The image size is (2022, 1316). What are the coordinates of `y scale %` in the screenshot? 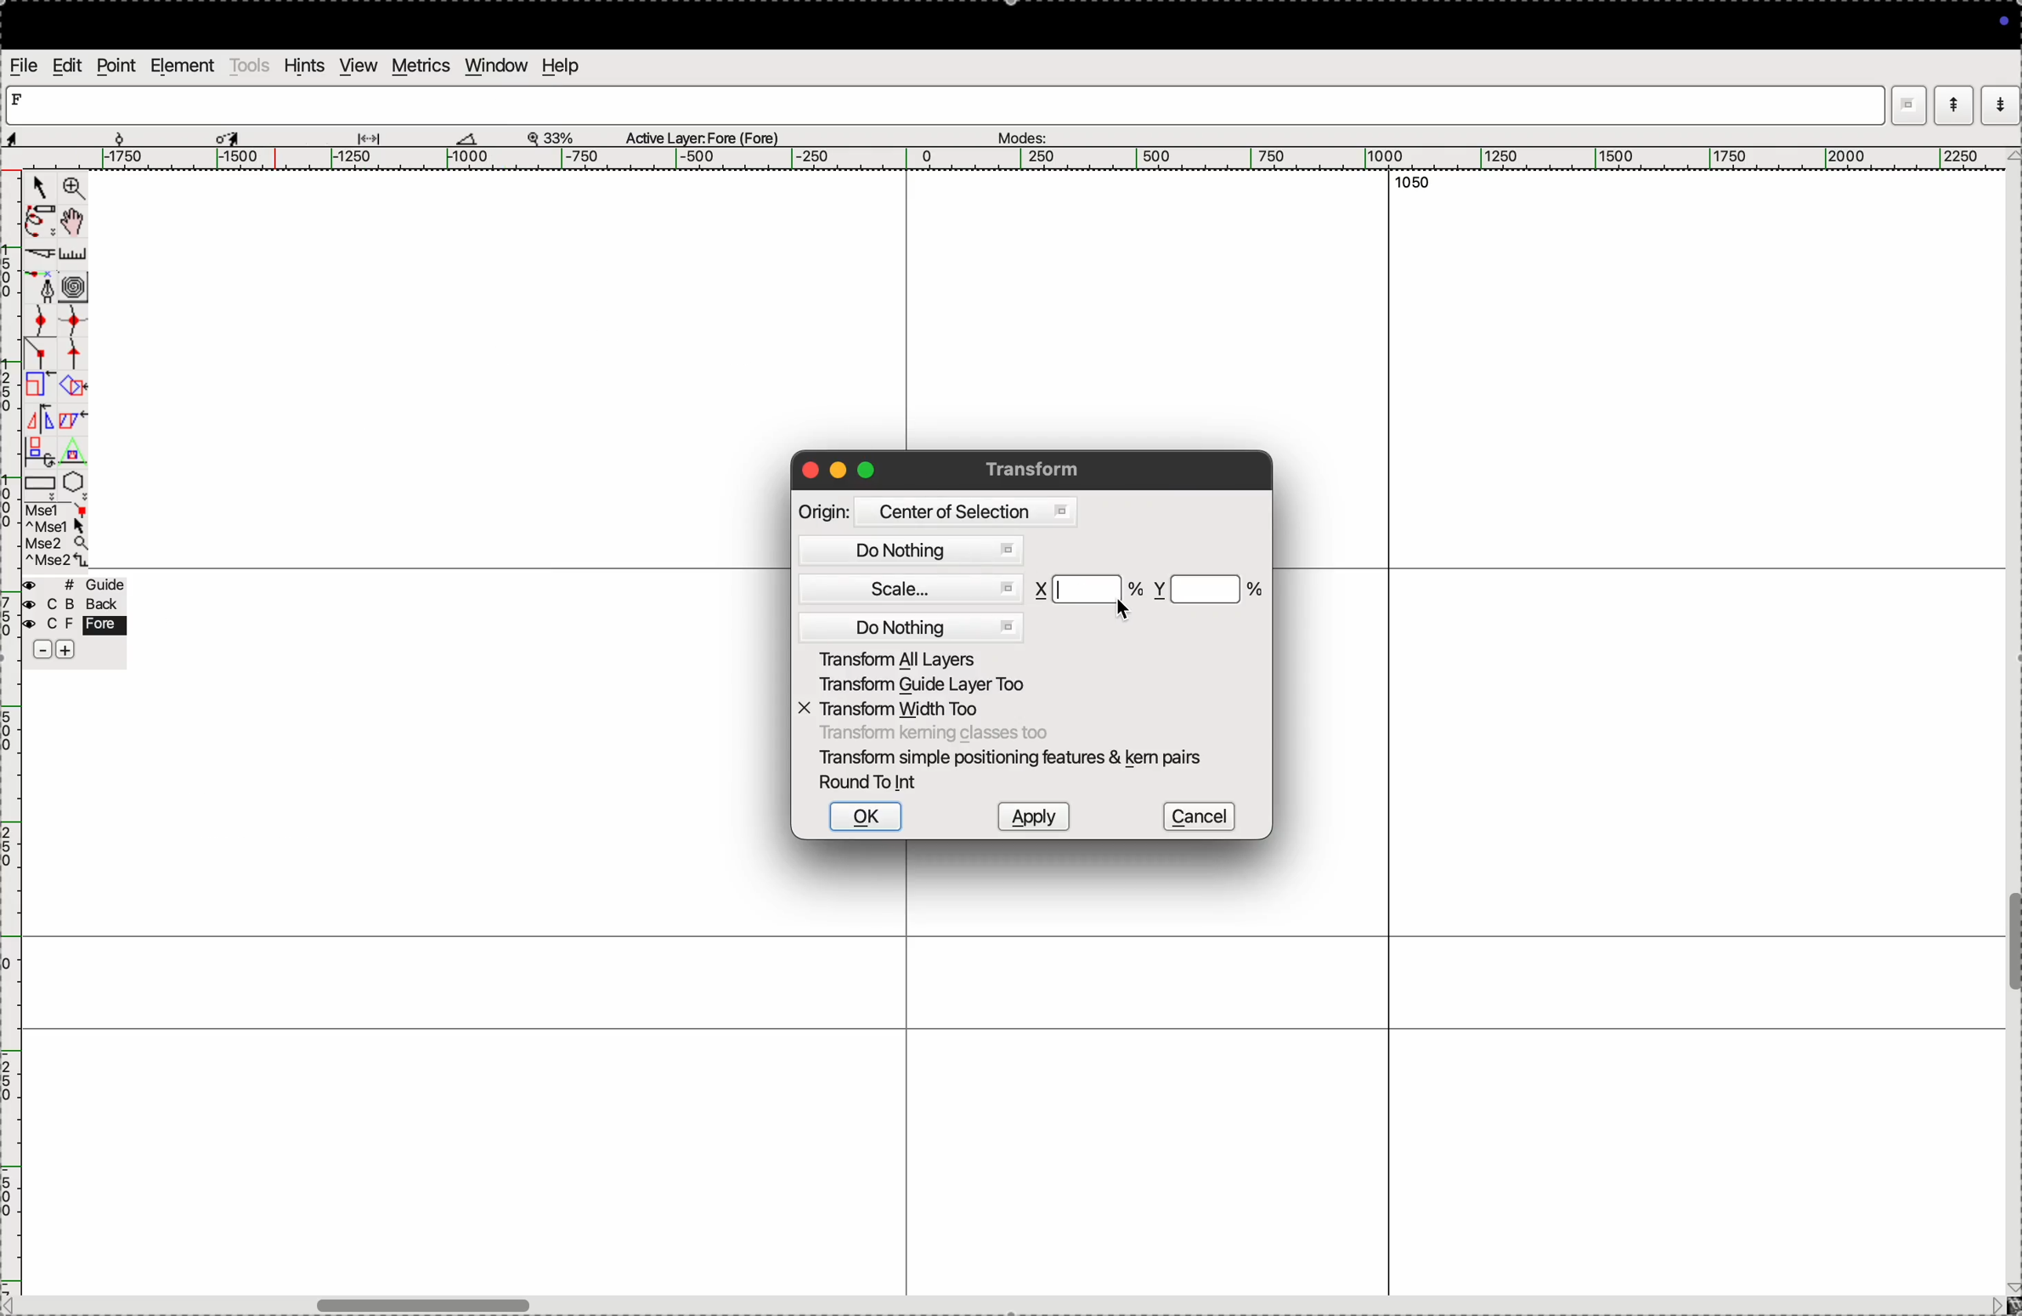 It's located at (1208, 589).